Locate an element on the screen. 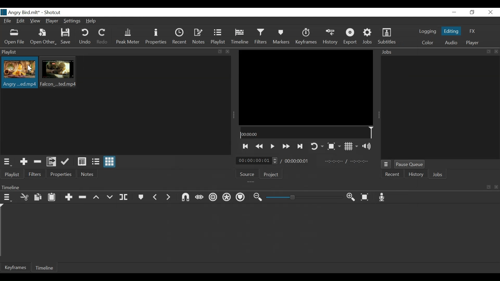 This screenshot has height=281, width=500. Player is located at coordinates (52, 21).